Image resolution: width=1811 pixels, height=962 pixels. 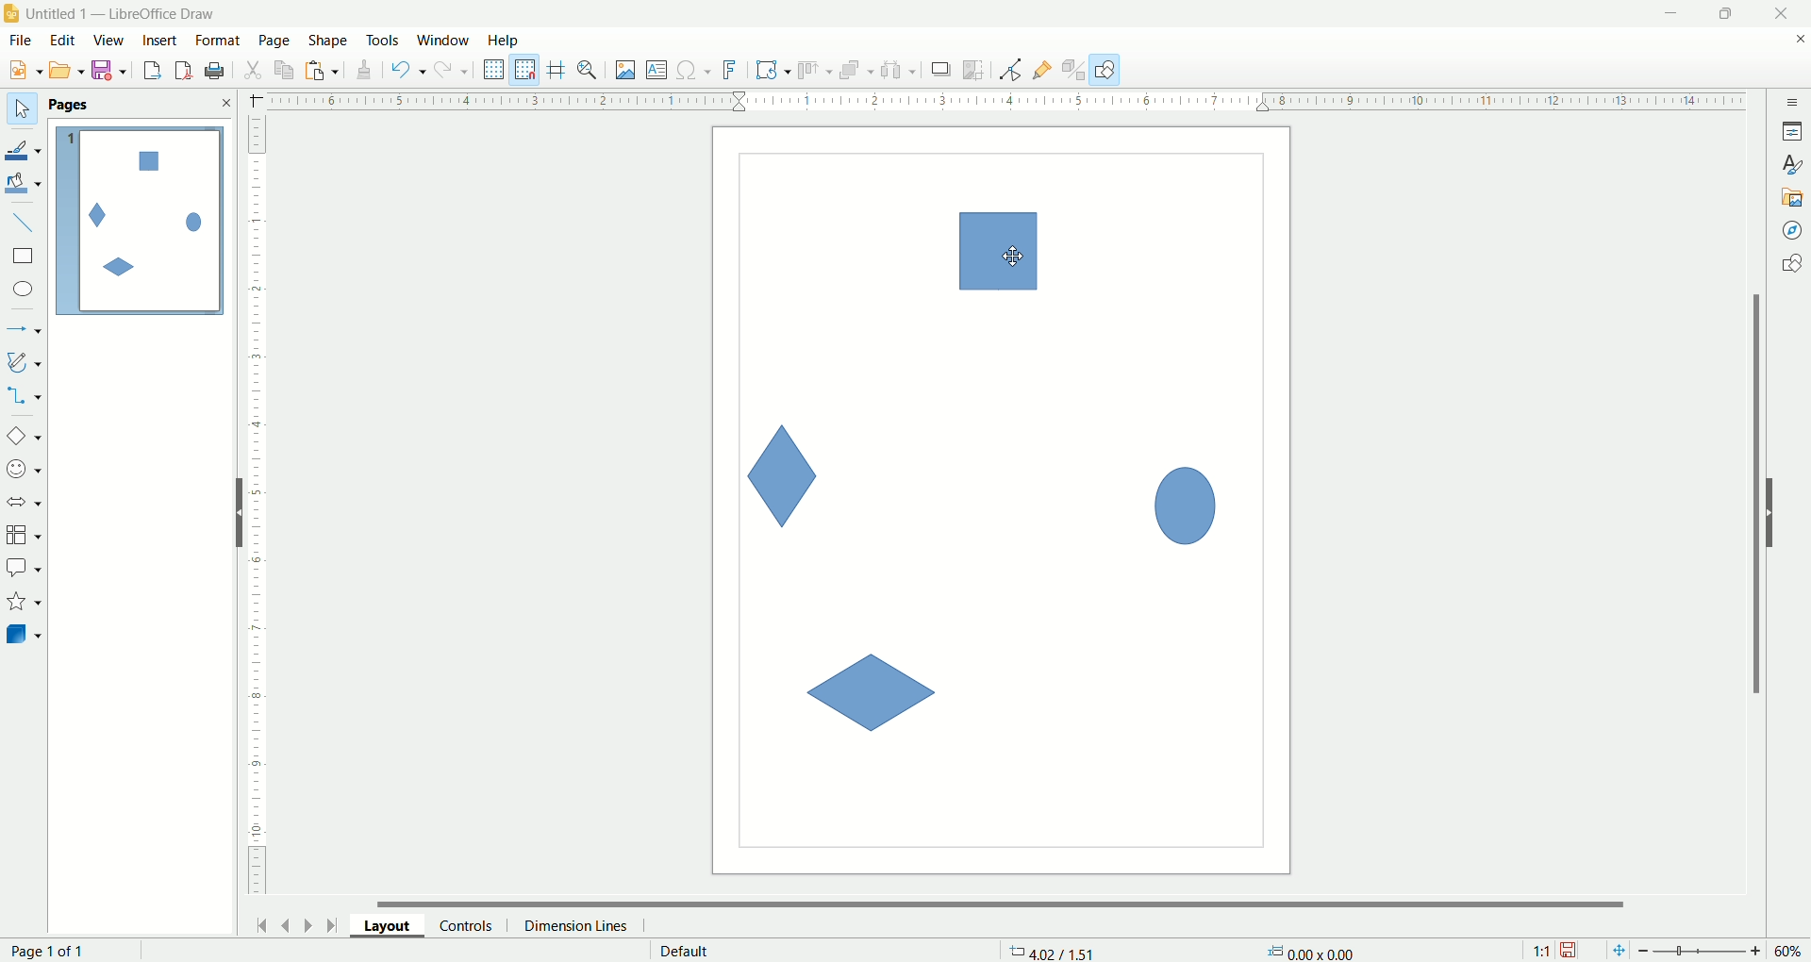 I want to click on close, so click(x=1800, y=42).